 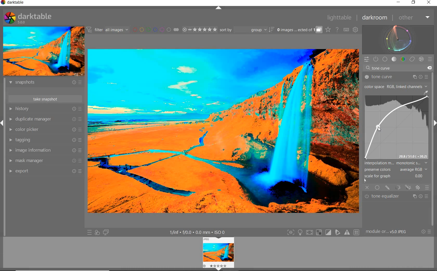 What do you see at coordinates (45, 140) in the screenshot?
I see `tagging` at bounding box center [45, 140].